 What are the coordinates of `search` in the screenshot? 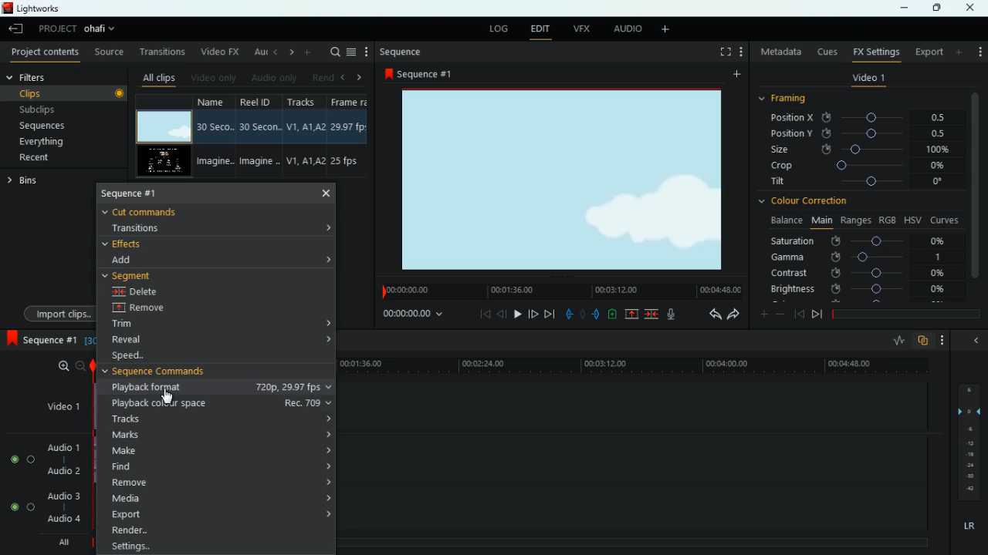 It's located at (330, 52).